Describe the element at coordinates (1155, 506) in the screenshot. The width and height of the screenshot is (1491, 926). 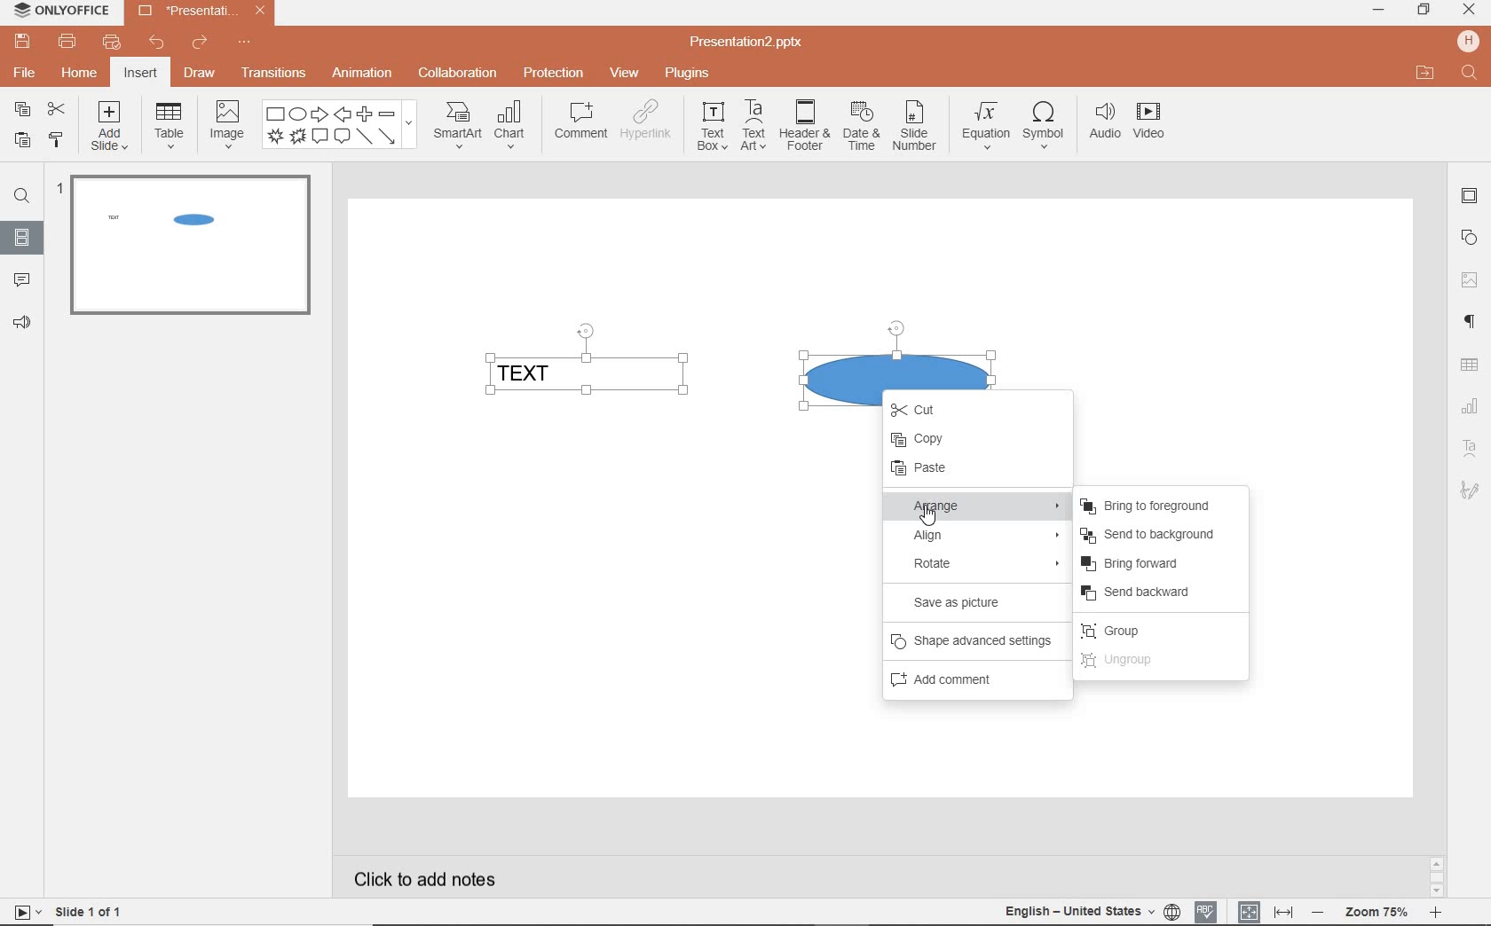
I see `BRING TO FOREGROUND` at that location.